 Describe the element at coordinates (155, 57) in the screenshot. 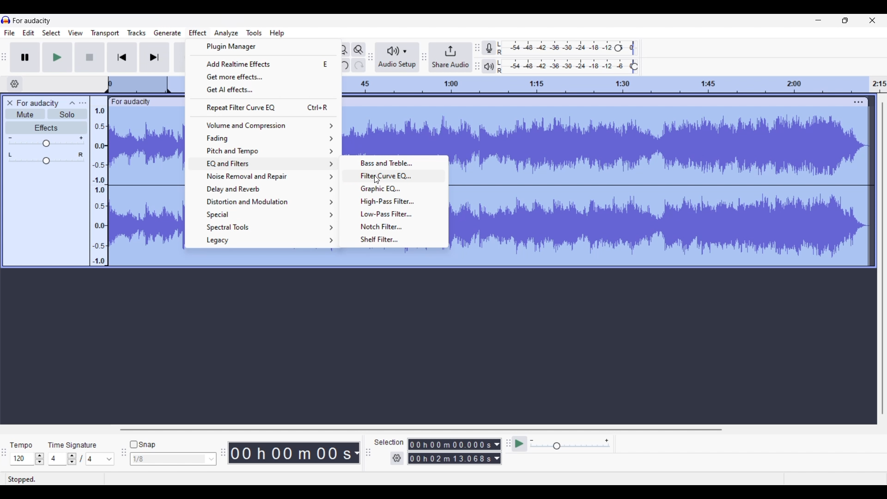

I see `Skip/Select to end` at that location.